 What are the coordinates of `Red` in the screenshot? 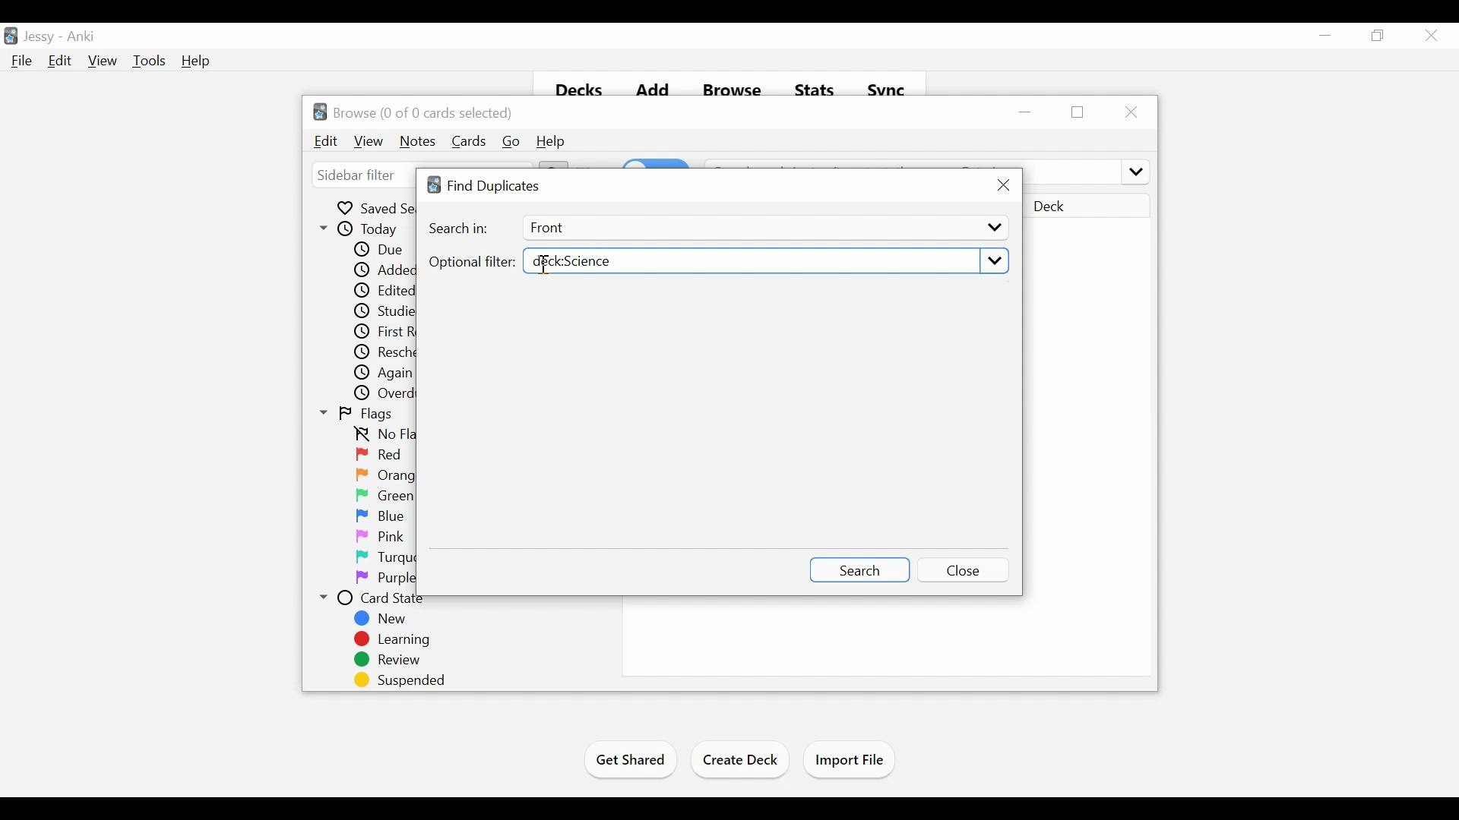 It's located at (381, 456).